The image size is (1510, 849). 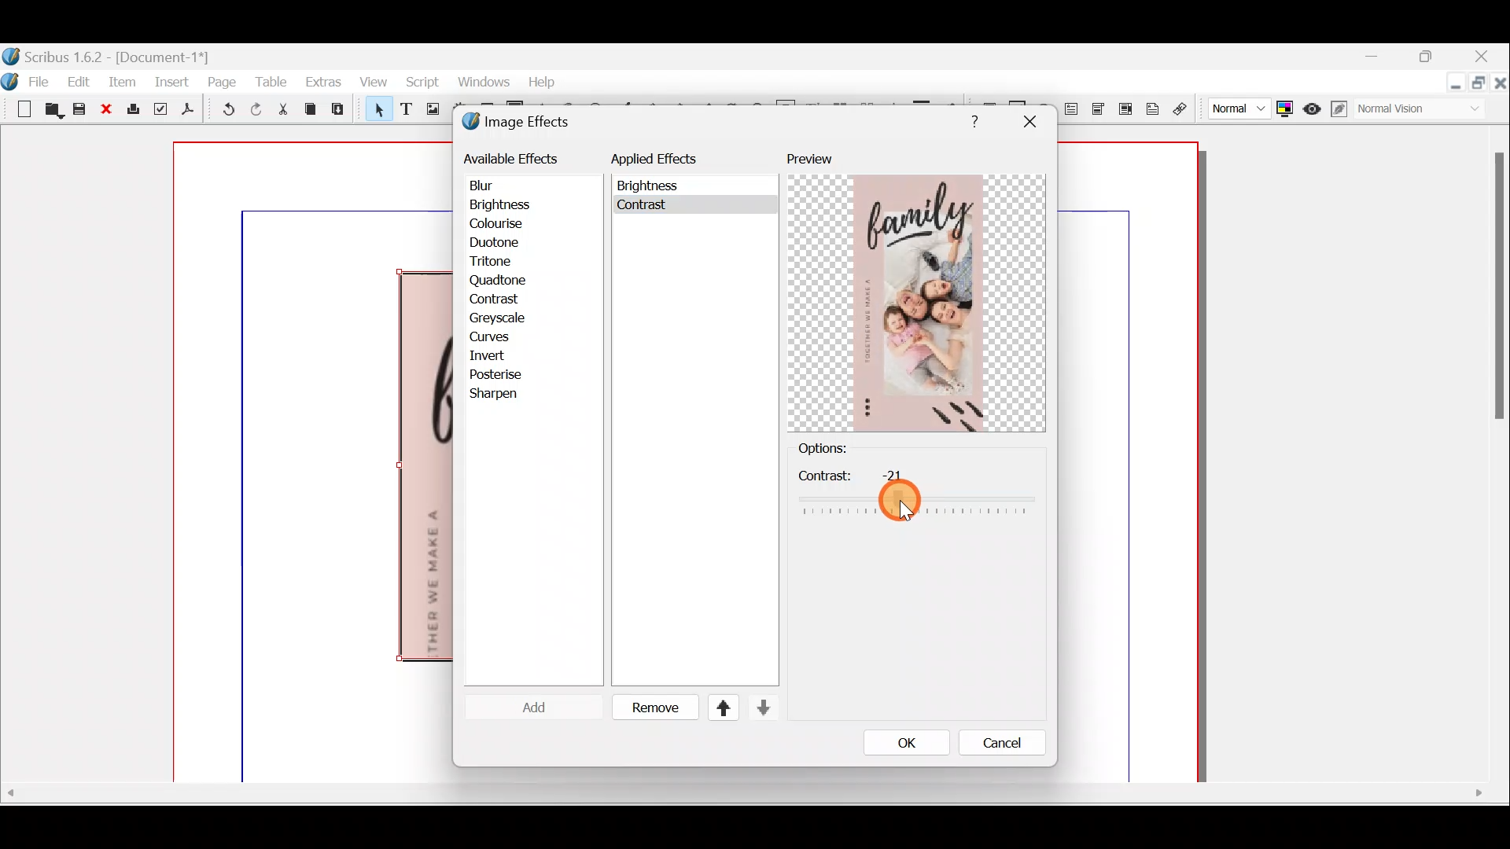 What do you see at coordinates (645, 208) in the screenshot?
I see `` at bounding box center [645, 208].